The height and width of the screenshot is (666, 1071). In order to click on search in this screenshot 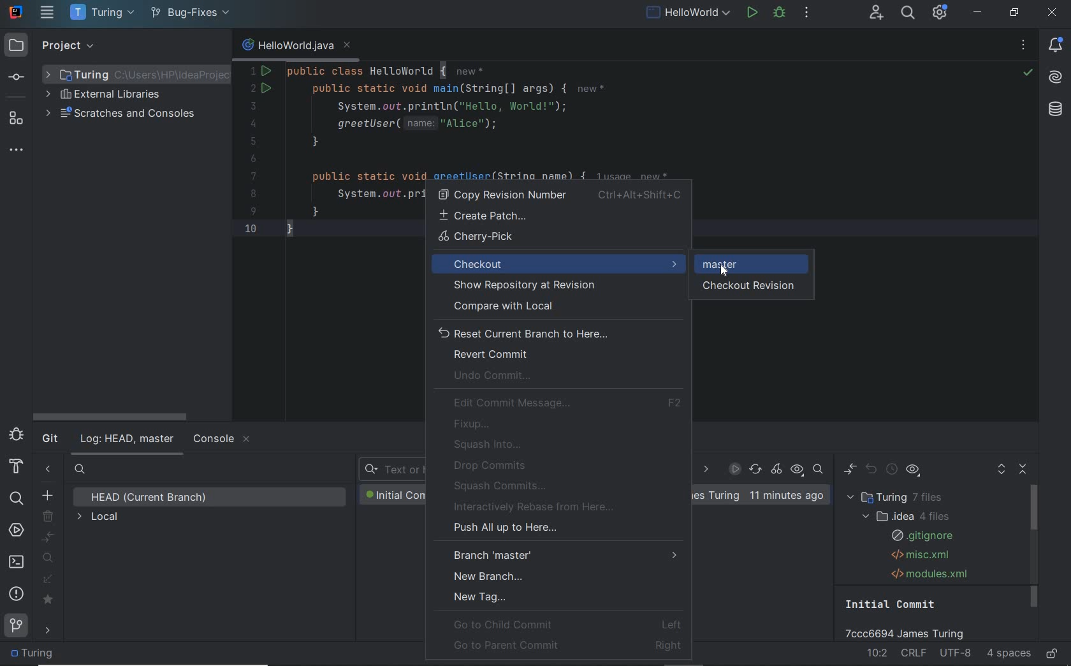, I will do `click(15, 497)`.